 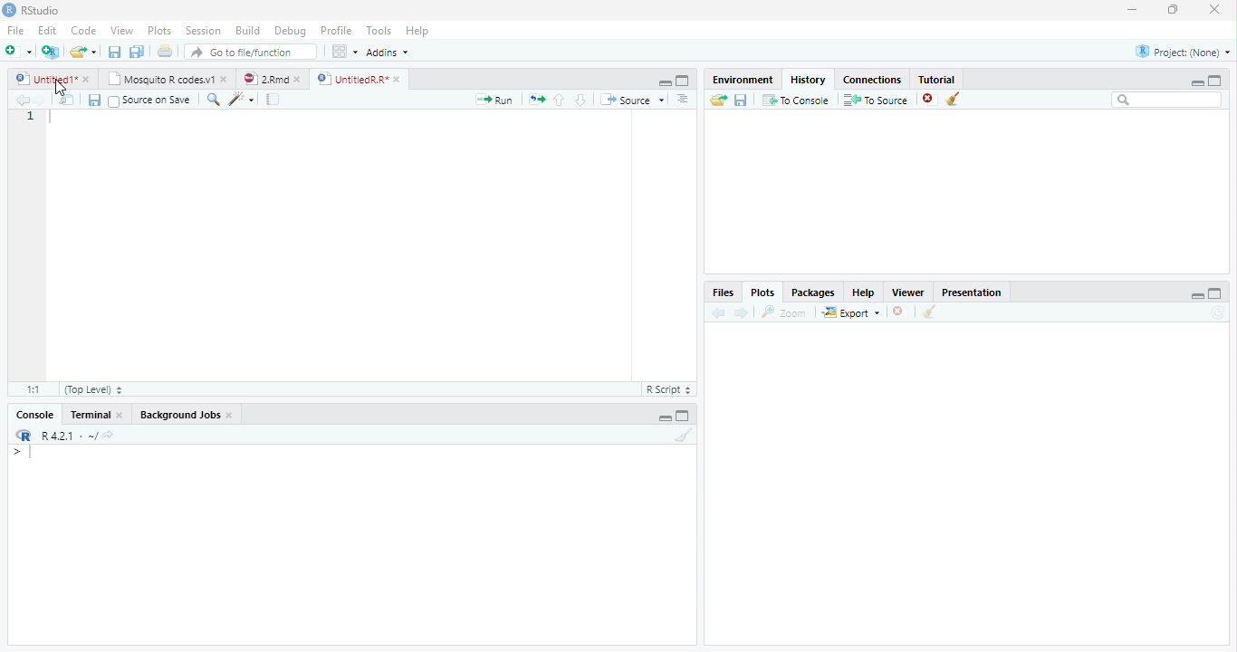 I want to click on > , so click(x=18, y=451).